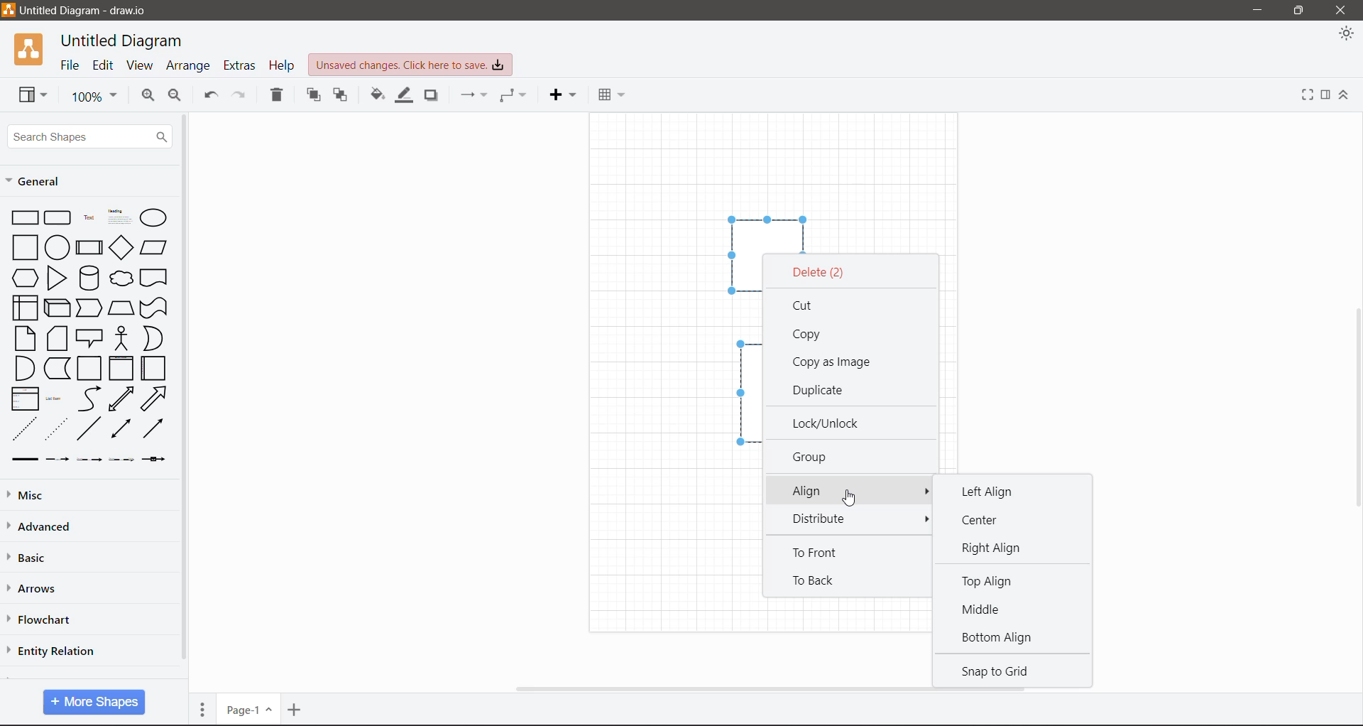 Image resolution: width=1363 pixels, height=726 pixels. What do you see at coordinates (87, 335) in the screenshot?
I see `Shapes available in General` at bounding box center [87, 335].